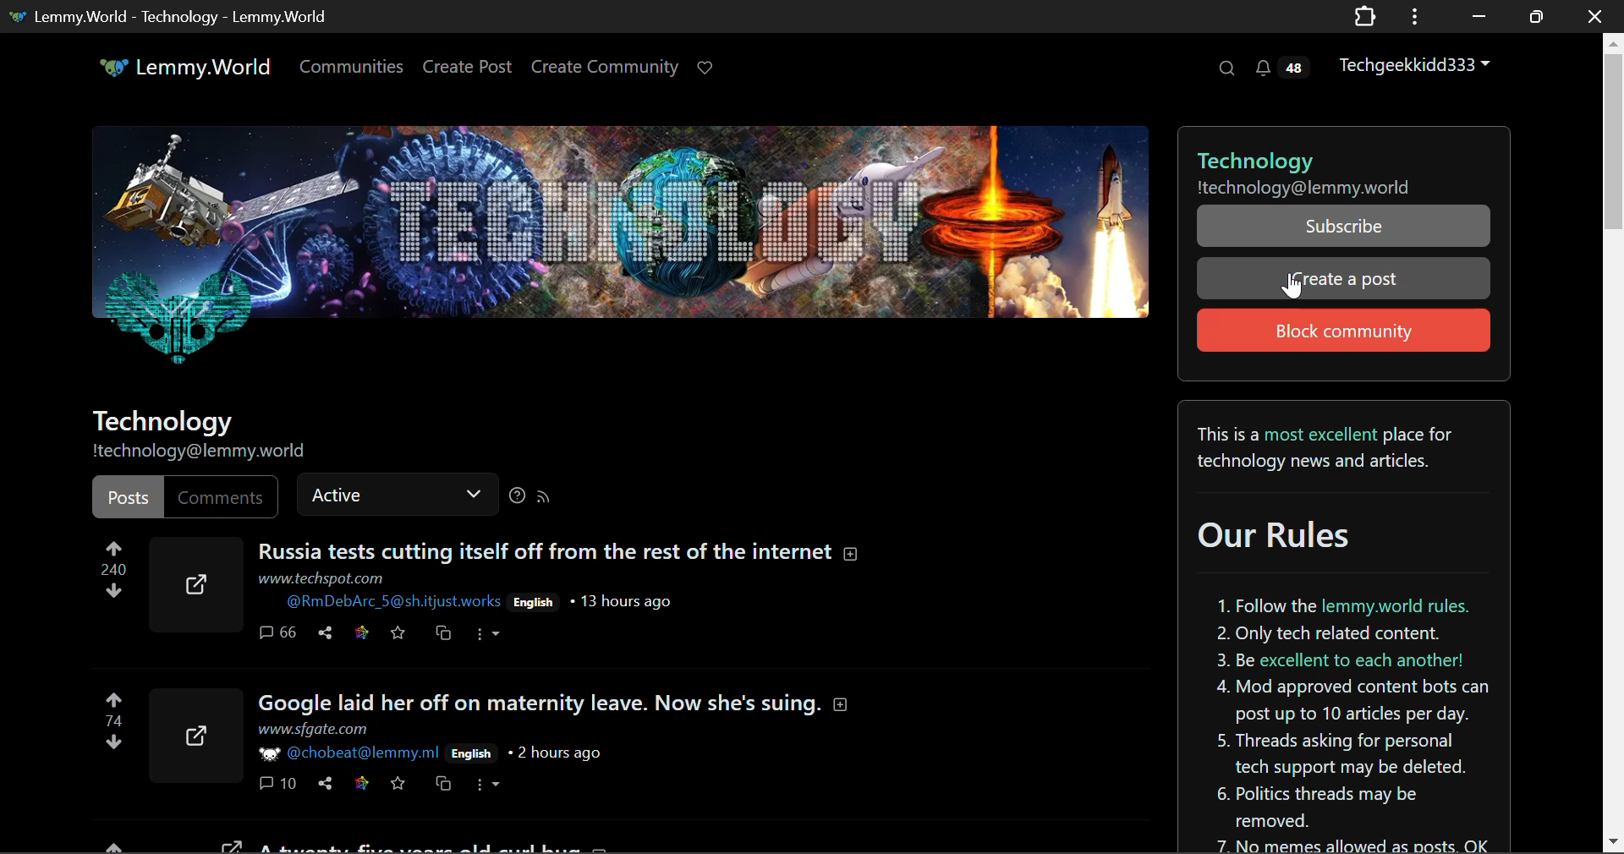  What do you see at coordinates (277, 634) in the screenshot?
I see `Comments` at bounding box center [277, 634].